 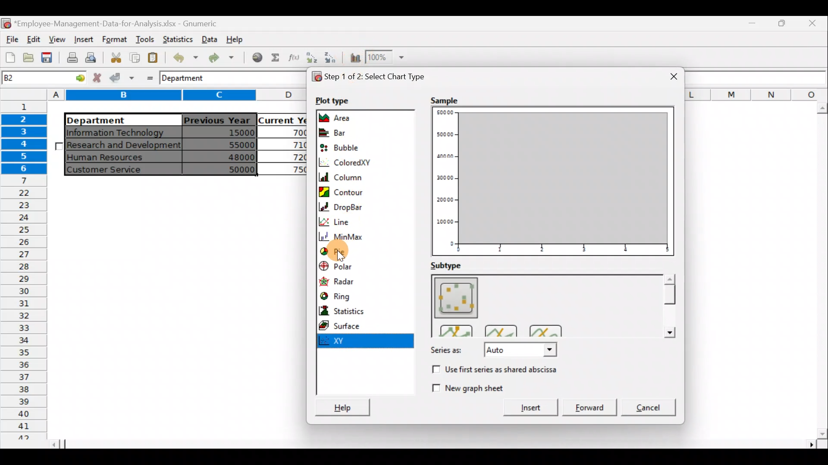 What do you see at coordinates (352, 117) in the screenshot?
I see `Area` at bounding box center [352, 117].